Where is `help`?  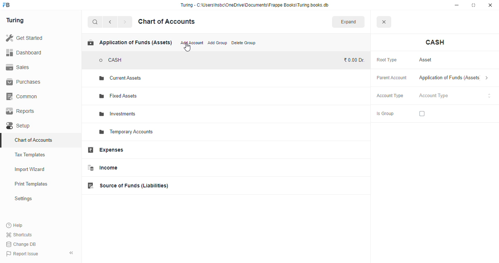 help is located at coordinates (15, 225).